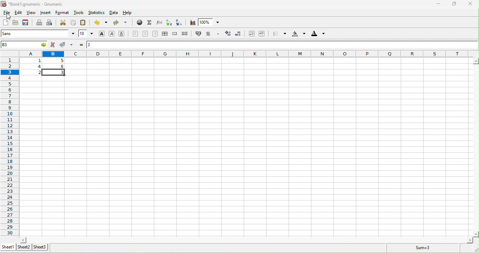 This screenshot has width=479, height=253. I want to click on help, so click(128, 13).